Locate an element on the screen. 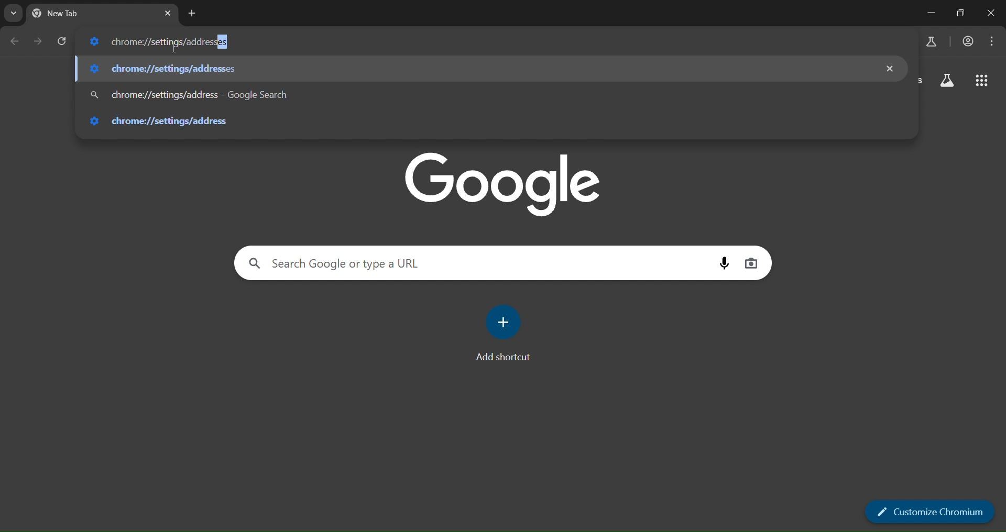  go back one page is located at coordinates (40, 41).